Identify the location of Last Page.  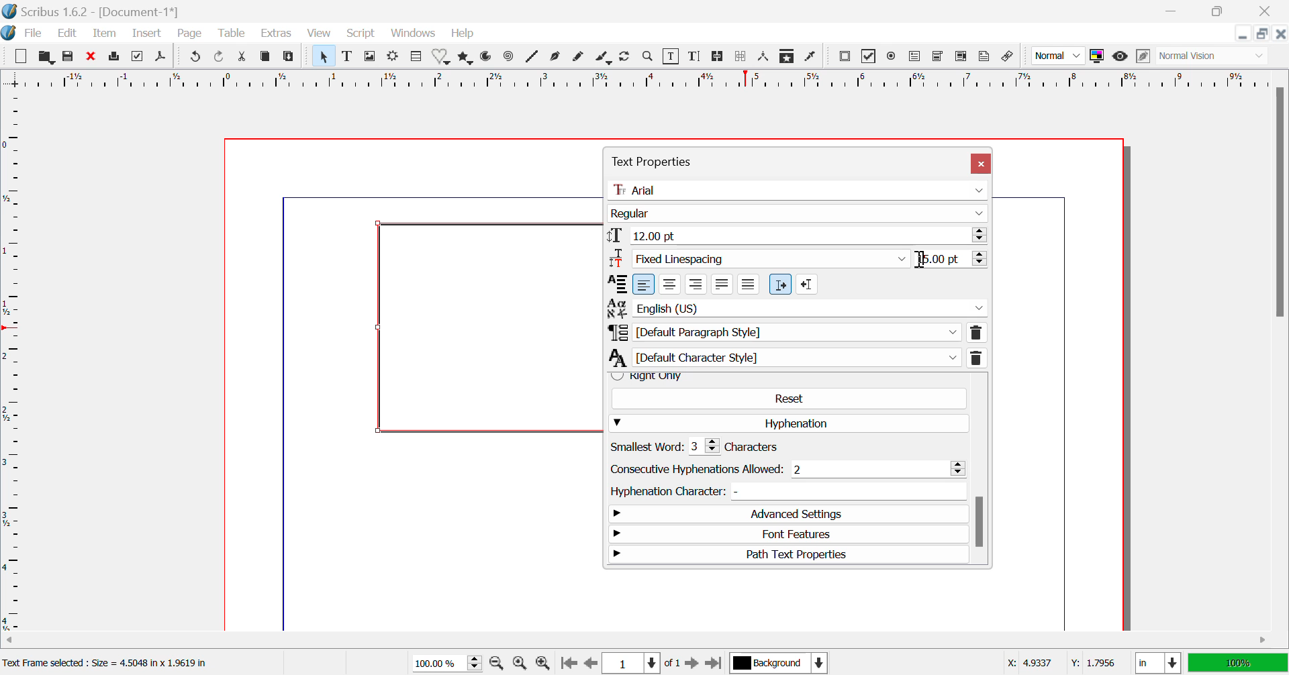
(712, 662).